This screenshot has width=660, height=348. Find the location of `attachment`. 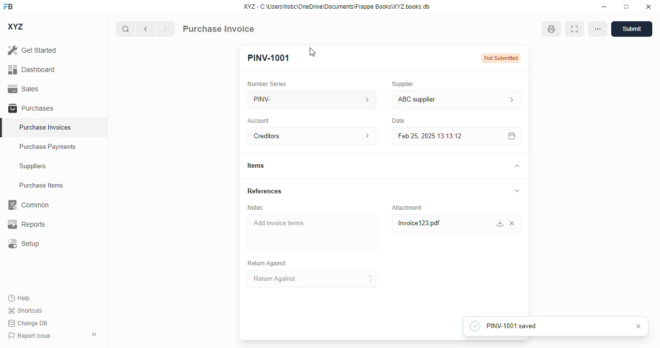

attachment is located at coordinates (407, 207).